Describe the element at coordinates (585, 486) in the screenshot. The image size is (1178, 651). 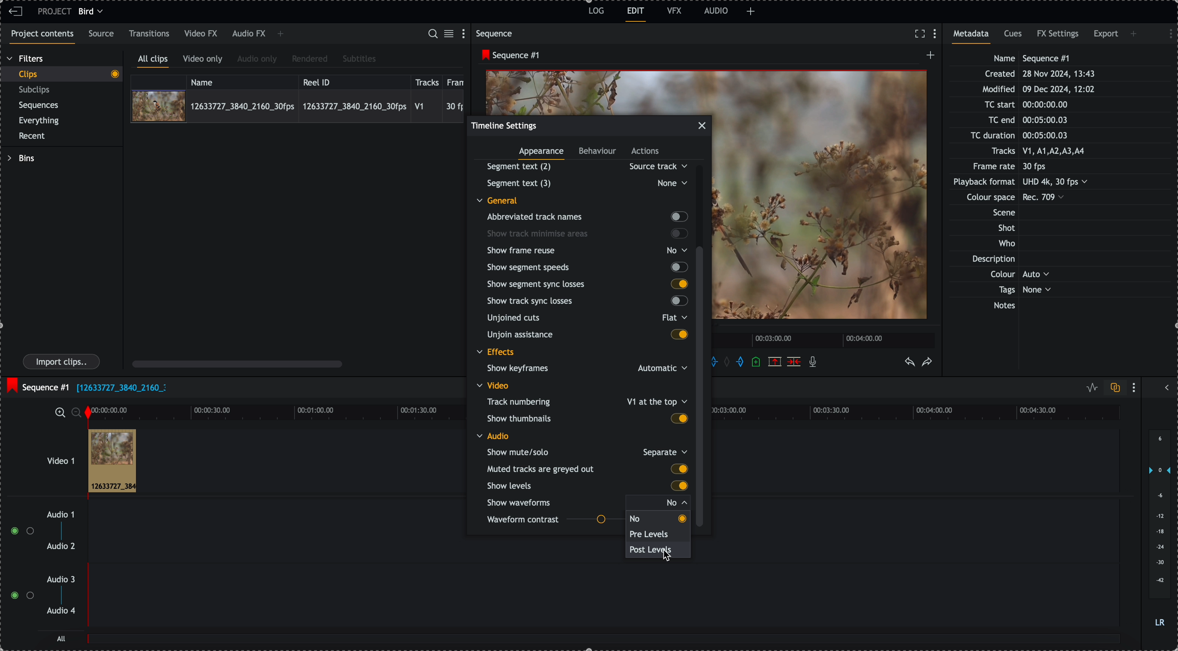
I see `show levels` at that location.